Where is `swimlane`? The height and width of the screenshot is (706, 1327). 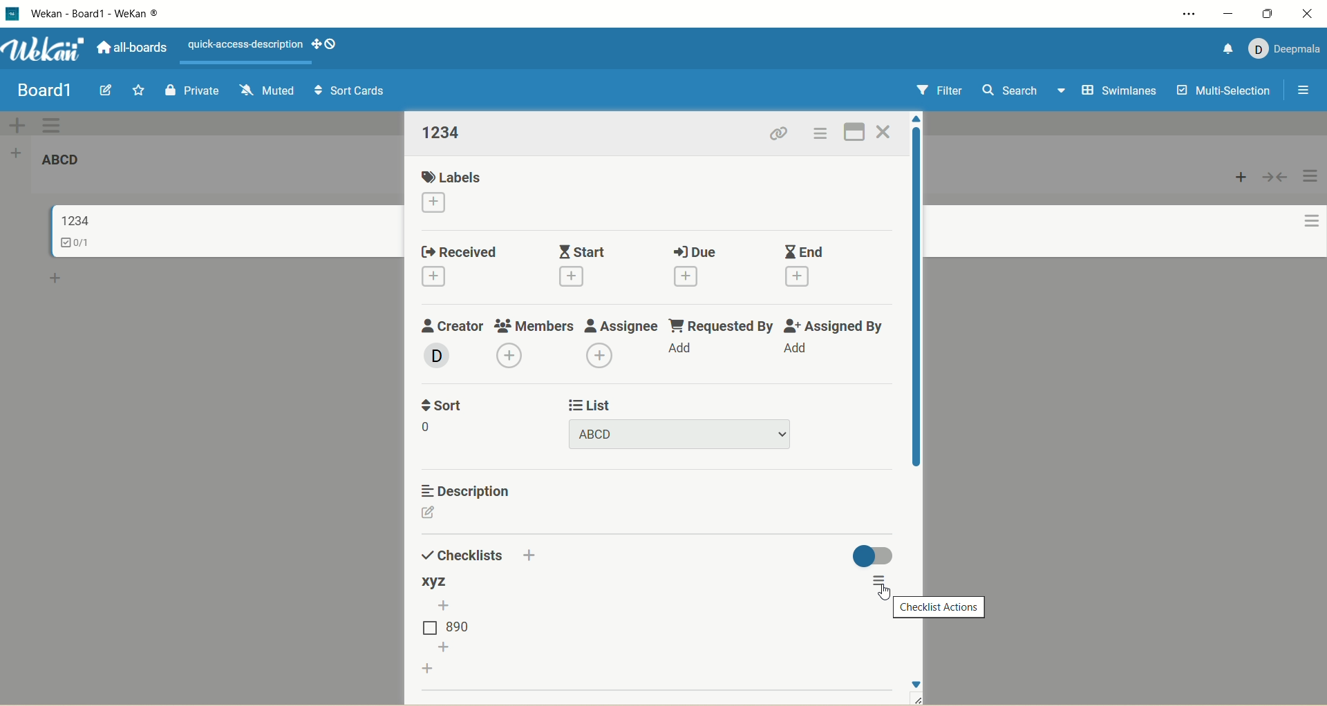
swimlane is located at coordinates (1117, 91).